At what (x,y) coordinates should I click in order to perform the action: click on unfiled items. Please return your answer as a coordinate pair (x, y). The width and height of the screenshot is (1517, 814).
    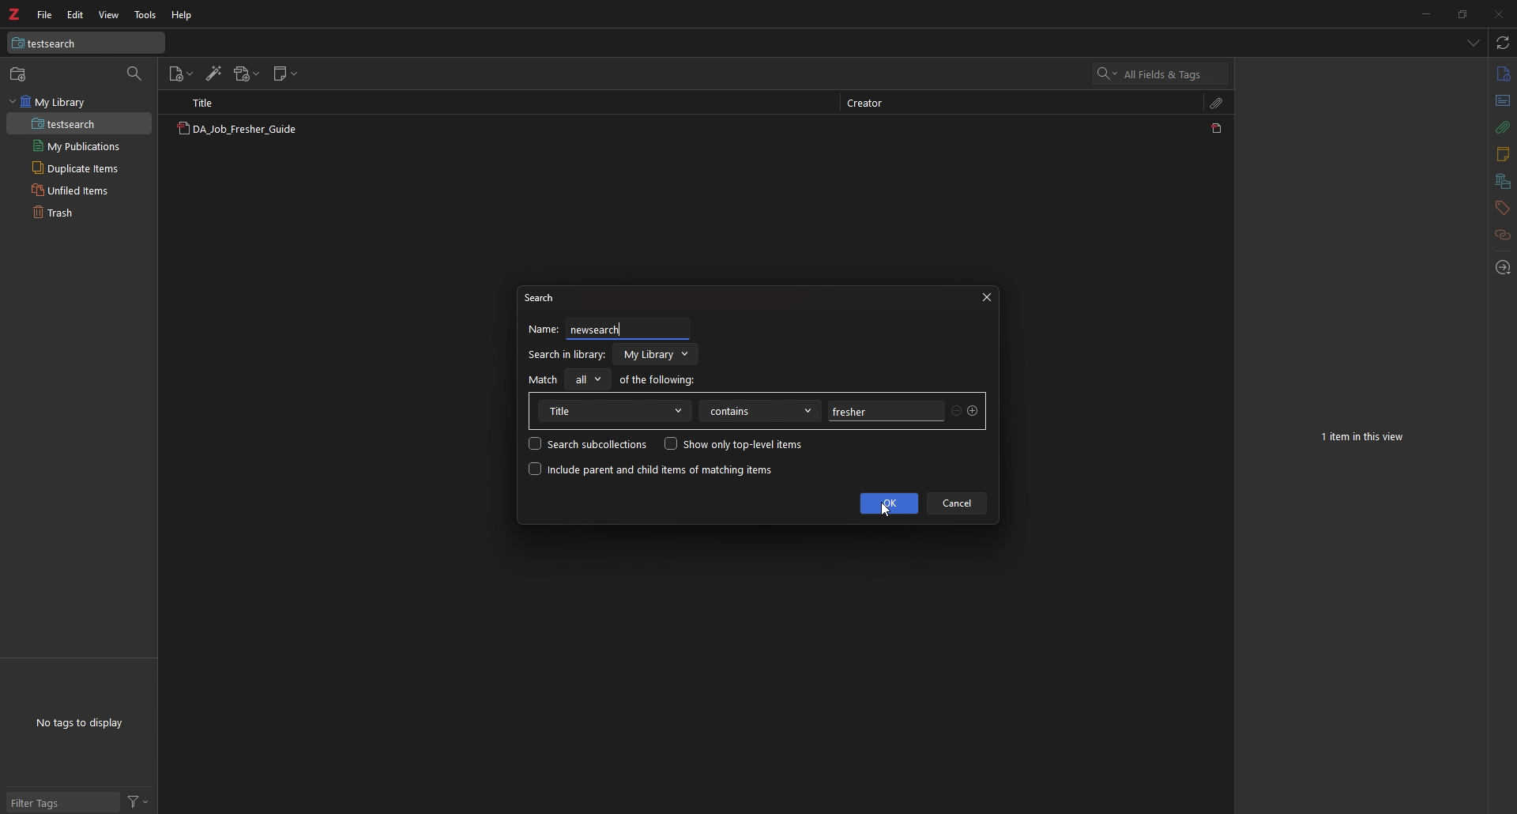
    Looking at the image, I should click on (79, 190).